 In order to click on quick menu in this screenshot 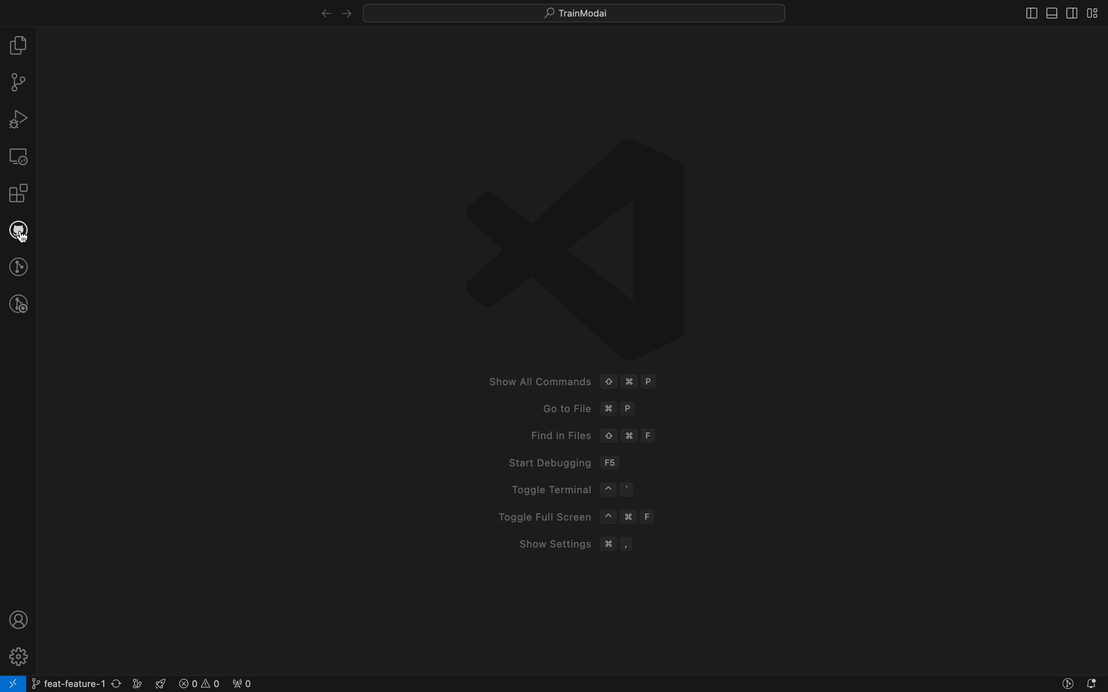, I will do `click(575, 11)`.